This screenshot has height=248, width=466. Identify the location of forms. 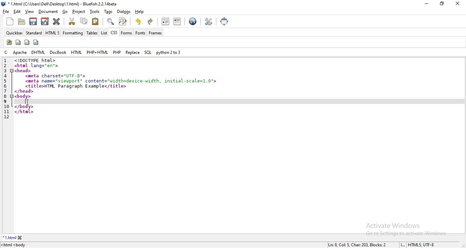
(126, 33).